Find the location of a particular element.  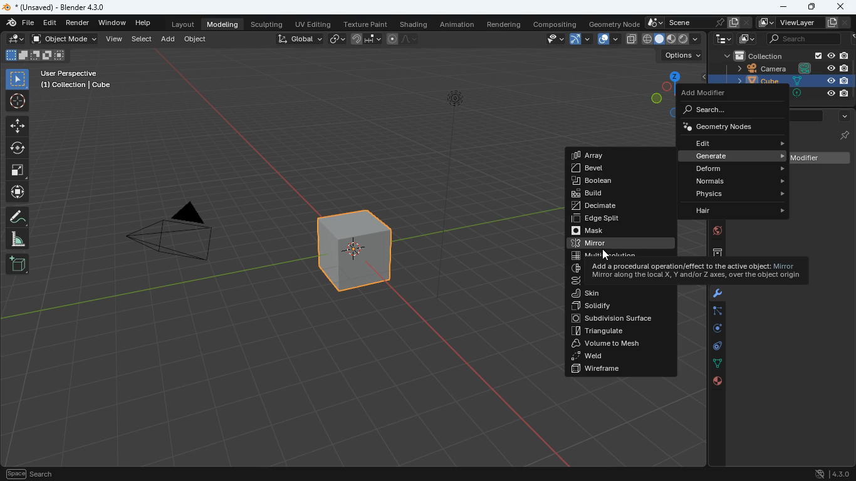

 is located at coordinates (844, 94).